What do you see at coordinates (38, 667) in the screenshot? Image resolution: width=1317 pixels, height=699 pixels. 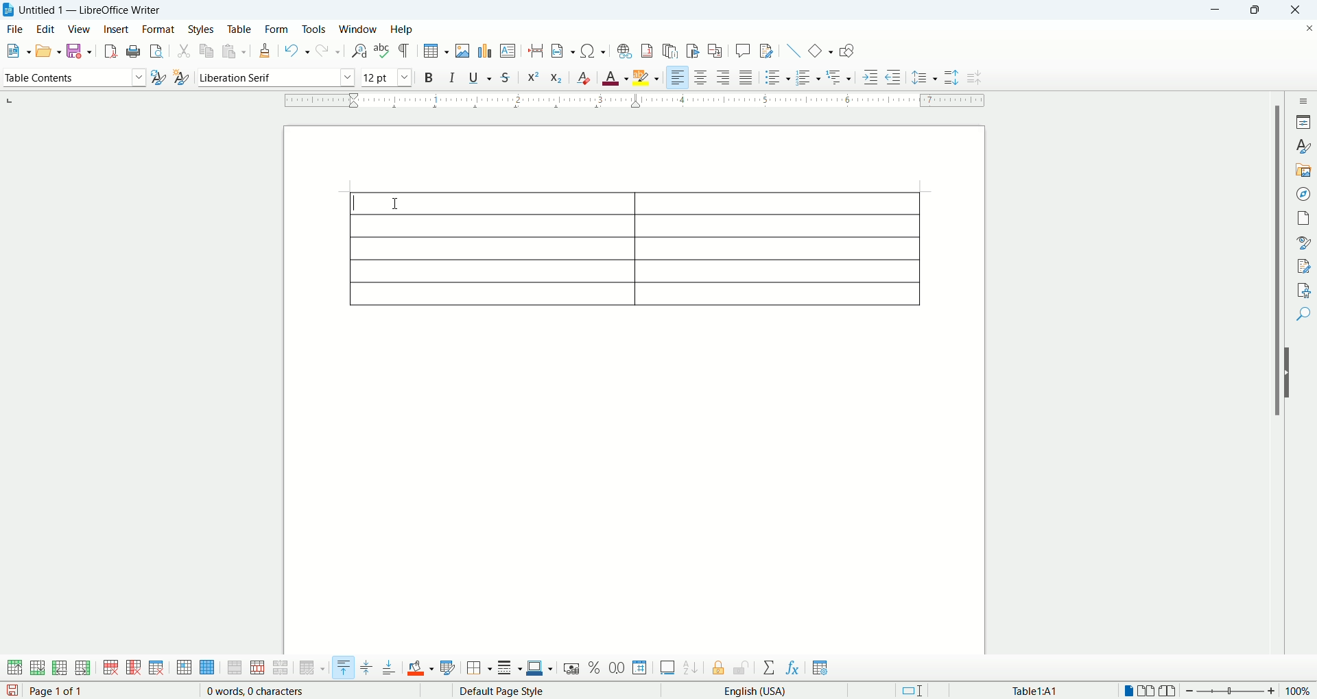 I see `insert row below` at bounding box center [38, 667].